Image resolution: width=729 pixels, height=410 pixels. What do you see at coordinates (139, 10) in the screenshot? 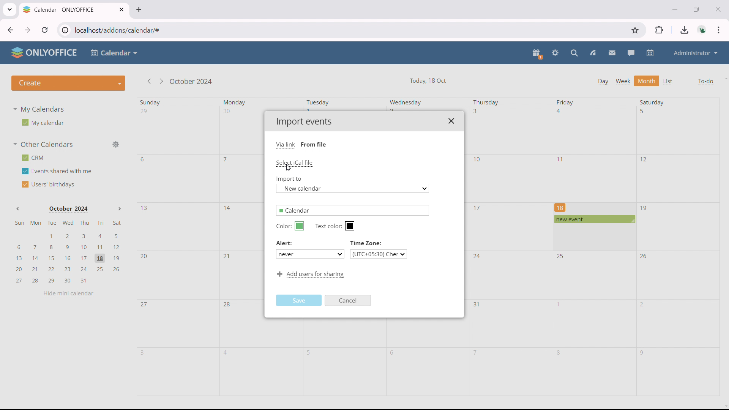
I see `new tab` at bounding box center [139, 10].